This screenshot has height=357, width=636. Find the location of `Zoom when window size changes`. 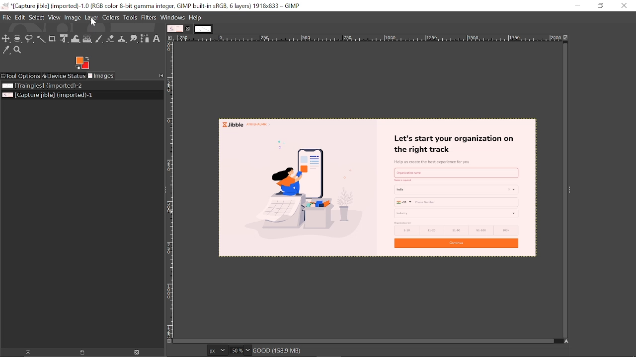

Zoom when window size changes is located at coordinates (567, 38).